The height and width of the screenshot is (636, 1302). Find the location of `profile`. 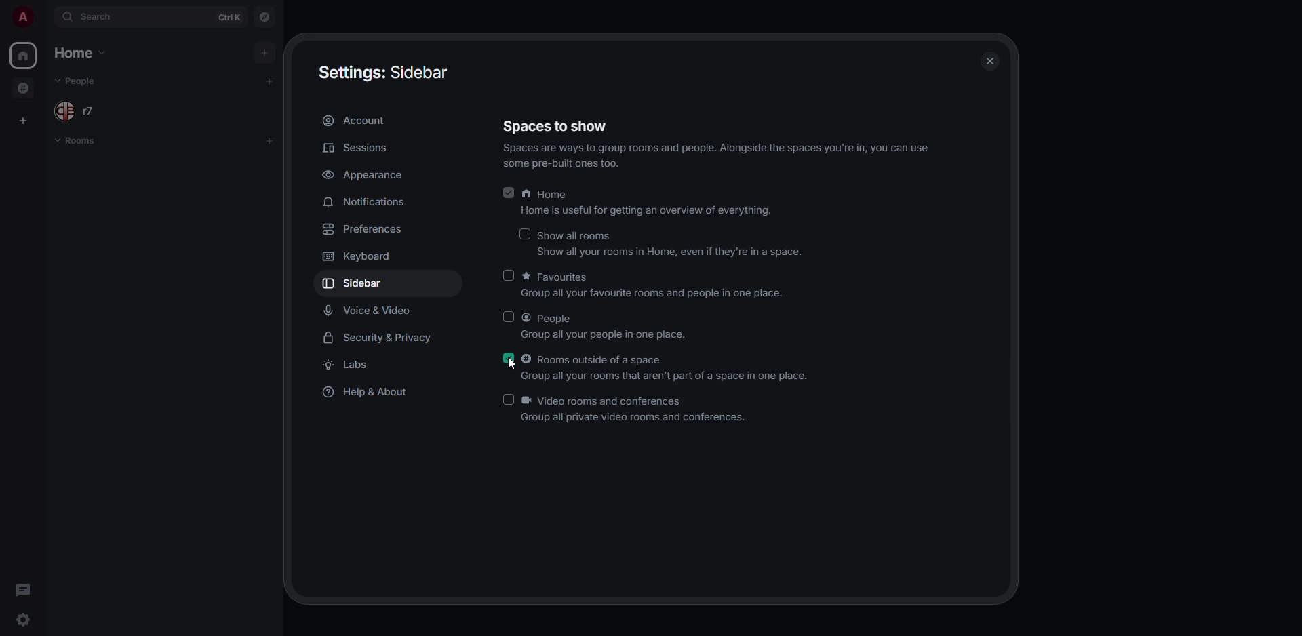

profile is located at coordinates (22, 16).